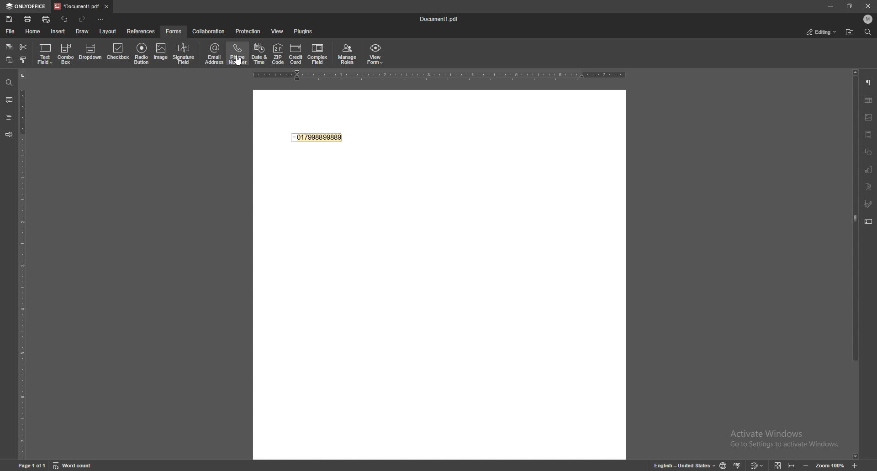 The image size is (877, 471). I want to click on signature, so click(867, 204).